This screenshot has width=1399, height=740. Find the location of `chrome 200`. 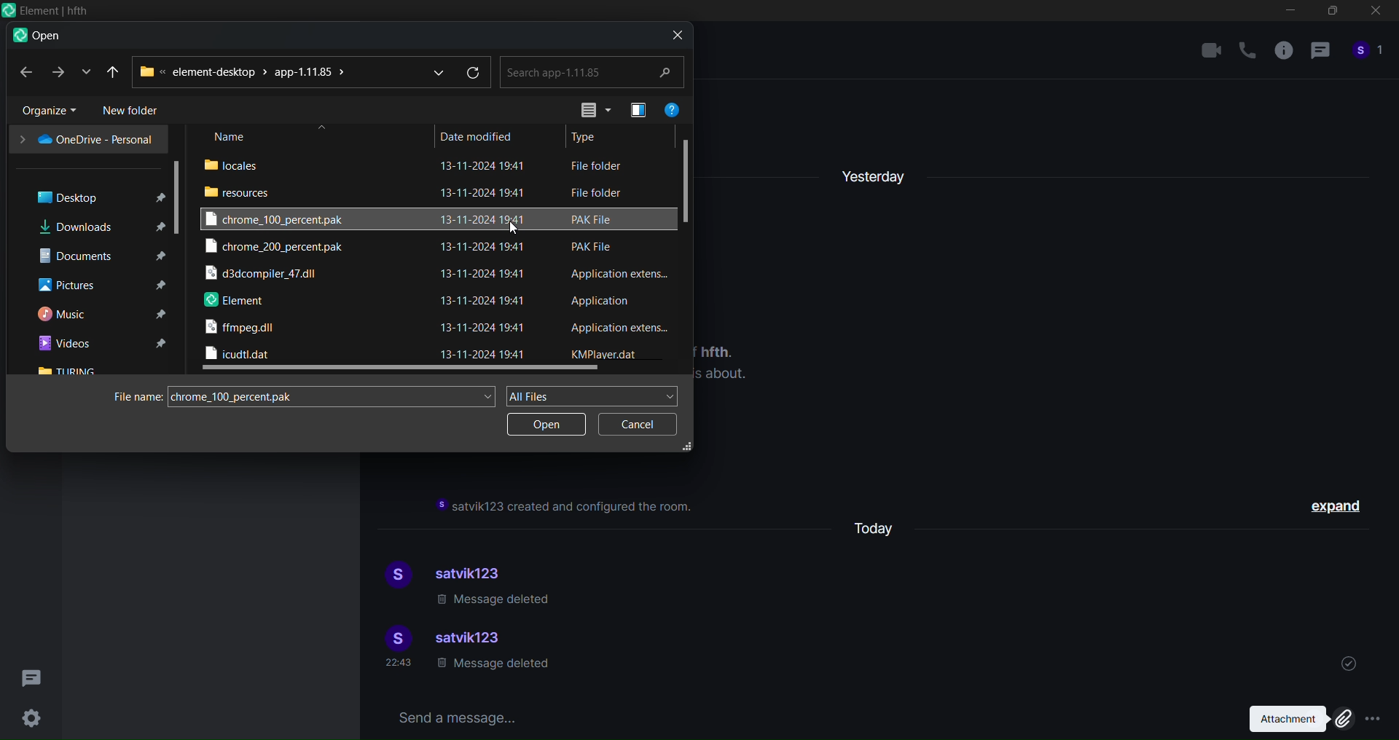

chrome 200 is located at coordinates (276, 248).